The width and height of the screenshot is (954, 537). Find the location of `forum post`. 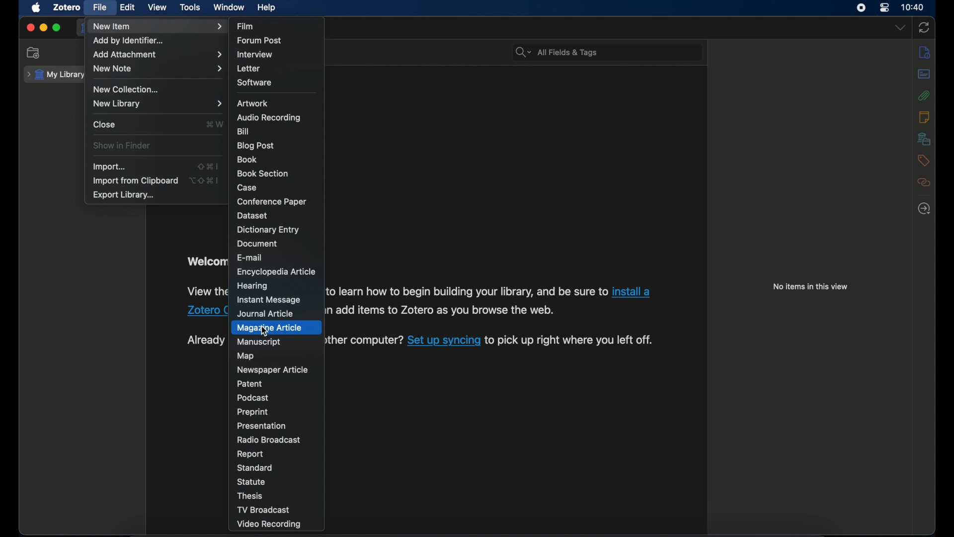

forum post is located at coordinates (260, 40).